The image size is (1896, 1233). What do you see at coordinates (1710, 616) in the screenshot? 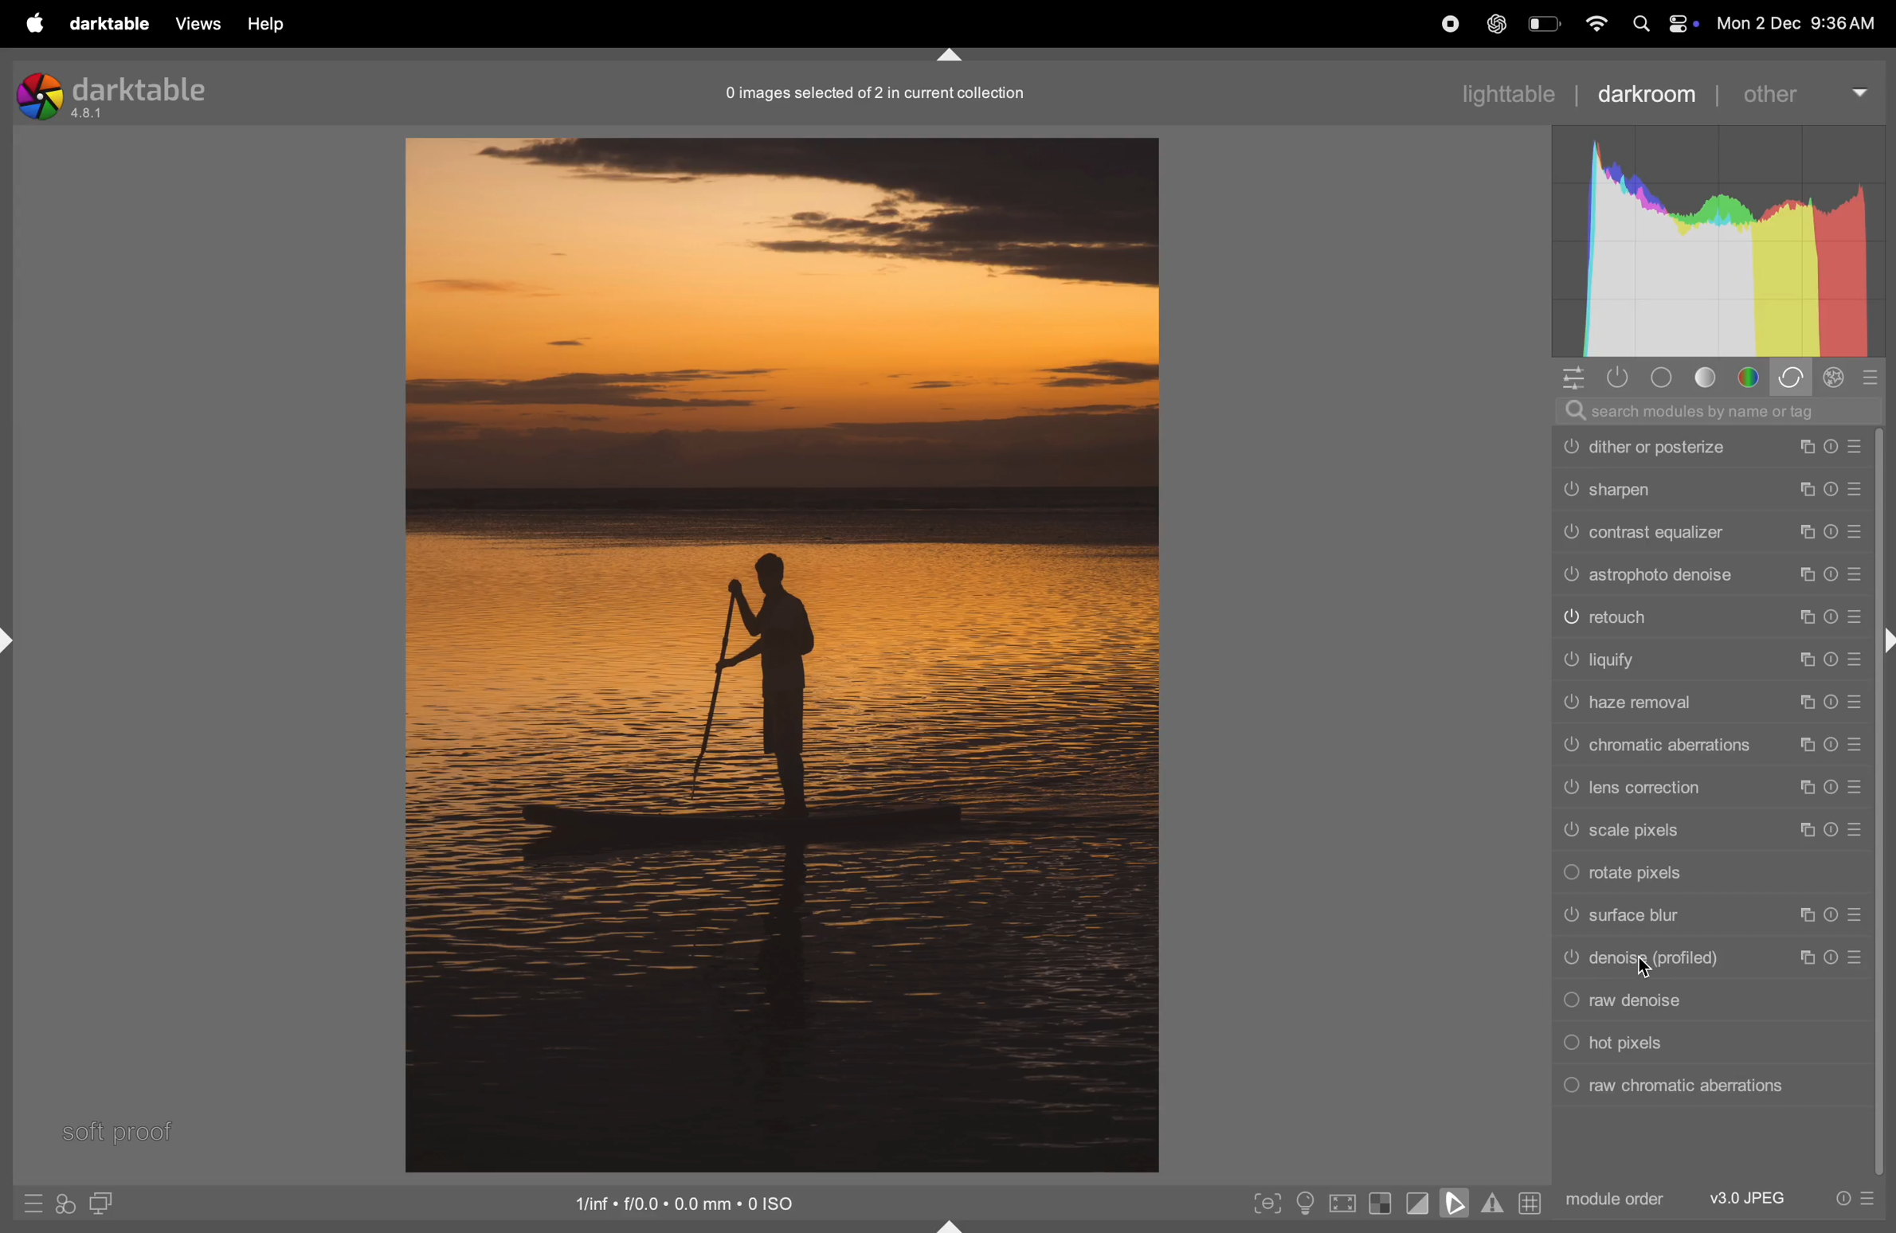
I see `retouch` at bounding box center [1710, 616].